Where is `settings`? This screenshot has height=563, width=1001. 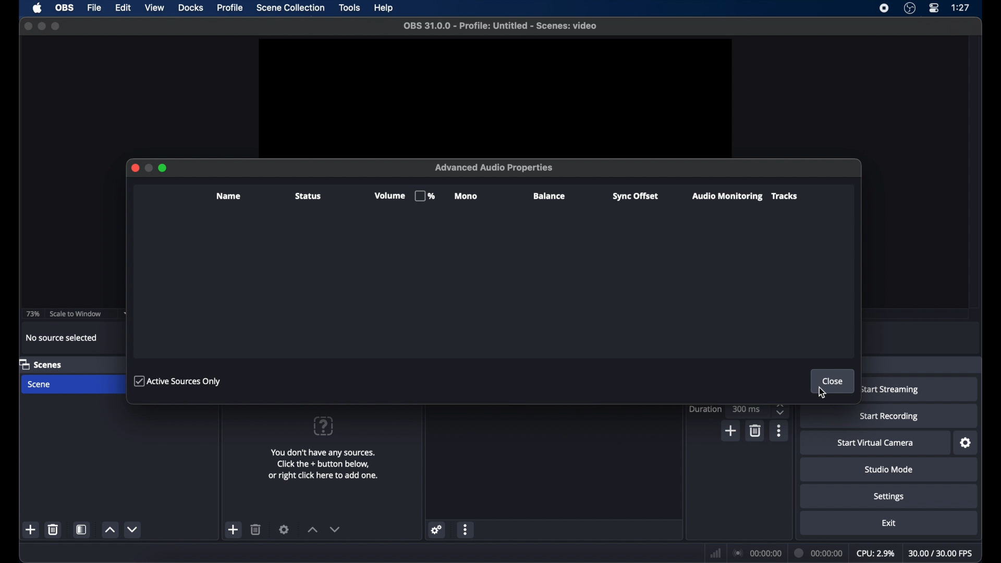 settings is located at coordinates (966, 443).